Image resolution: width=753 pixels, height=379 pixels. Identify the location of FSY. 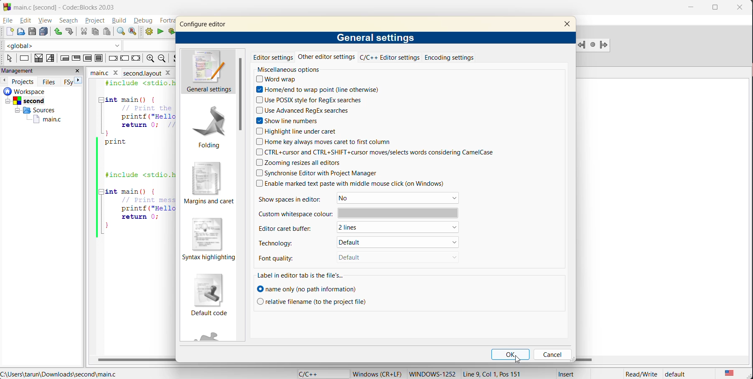
(68, 82).